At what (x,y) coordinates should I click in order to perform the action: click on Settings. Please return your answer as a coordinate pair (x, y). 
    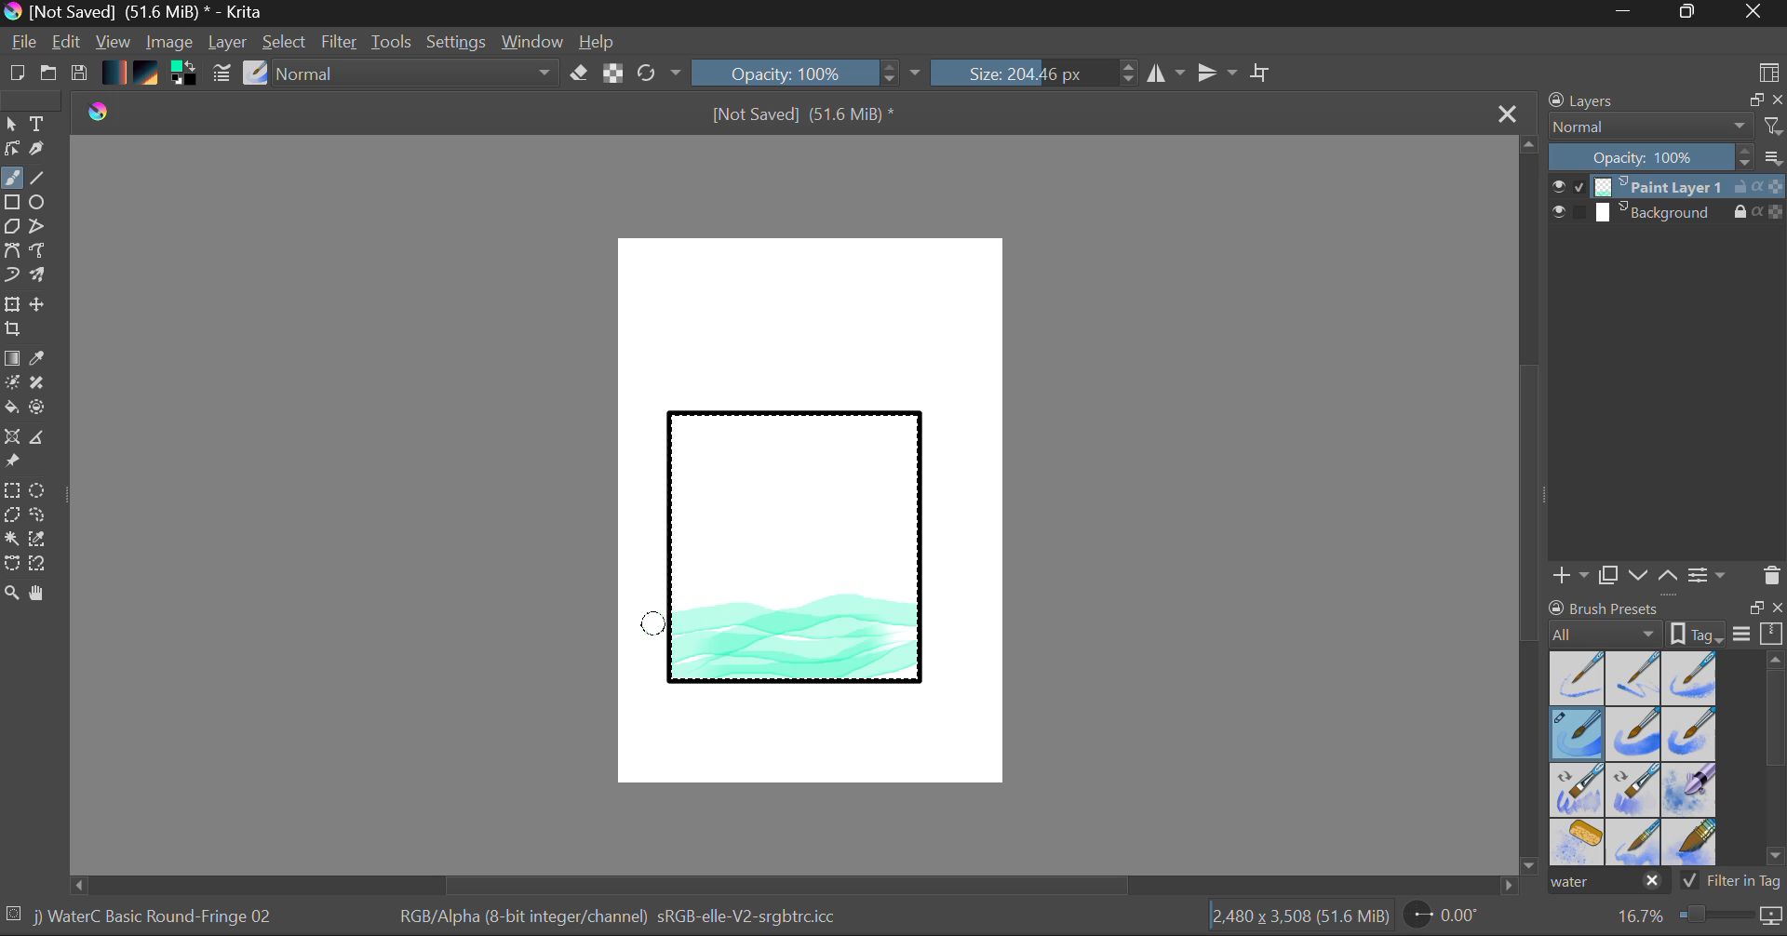
    Looking at the image, I should click on (457, 42).